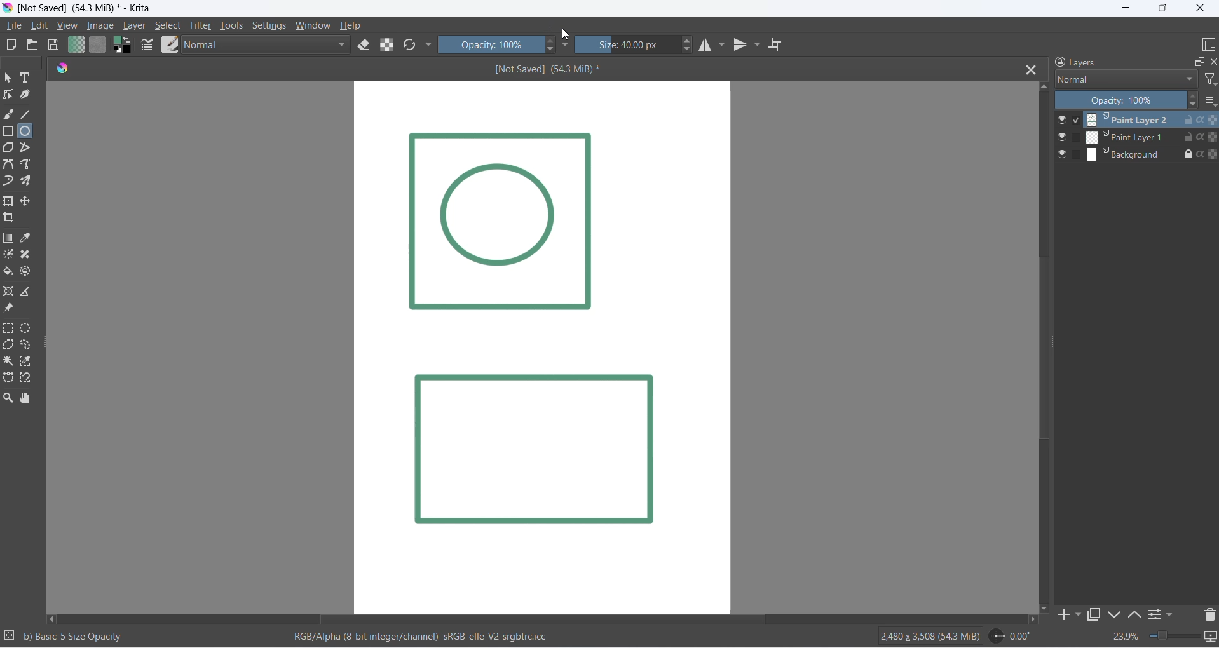 This screenshot has height=648, width=1219. I want to click on save, so click(57, 45).